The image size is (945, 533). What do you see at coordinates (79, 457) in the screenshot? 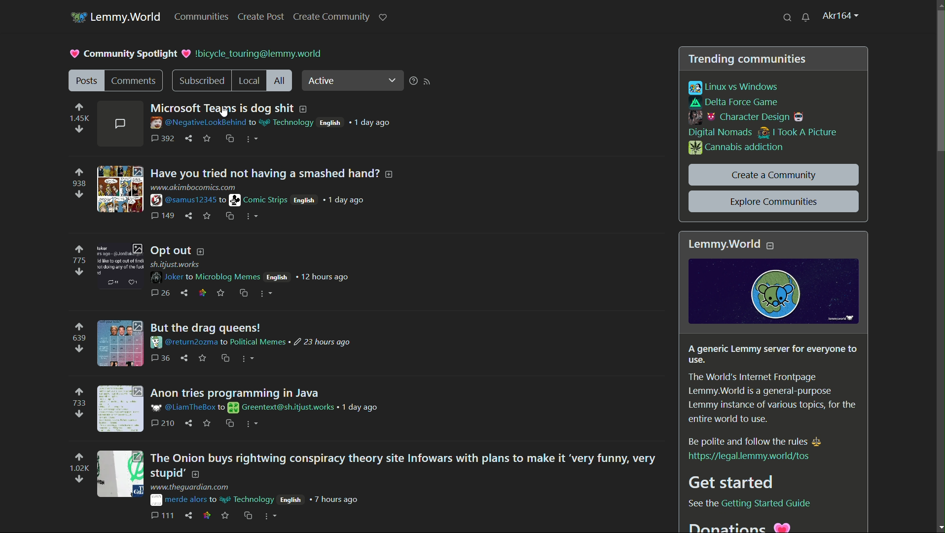
I see `upvote` at bounding box center [79, 457].